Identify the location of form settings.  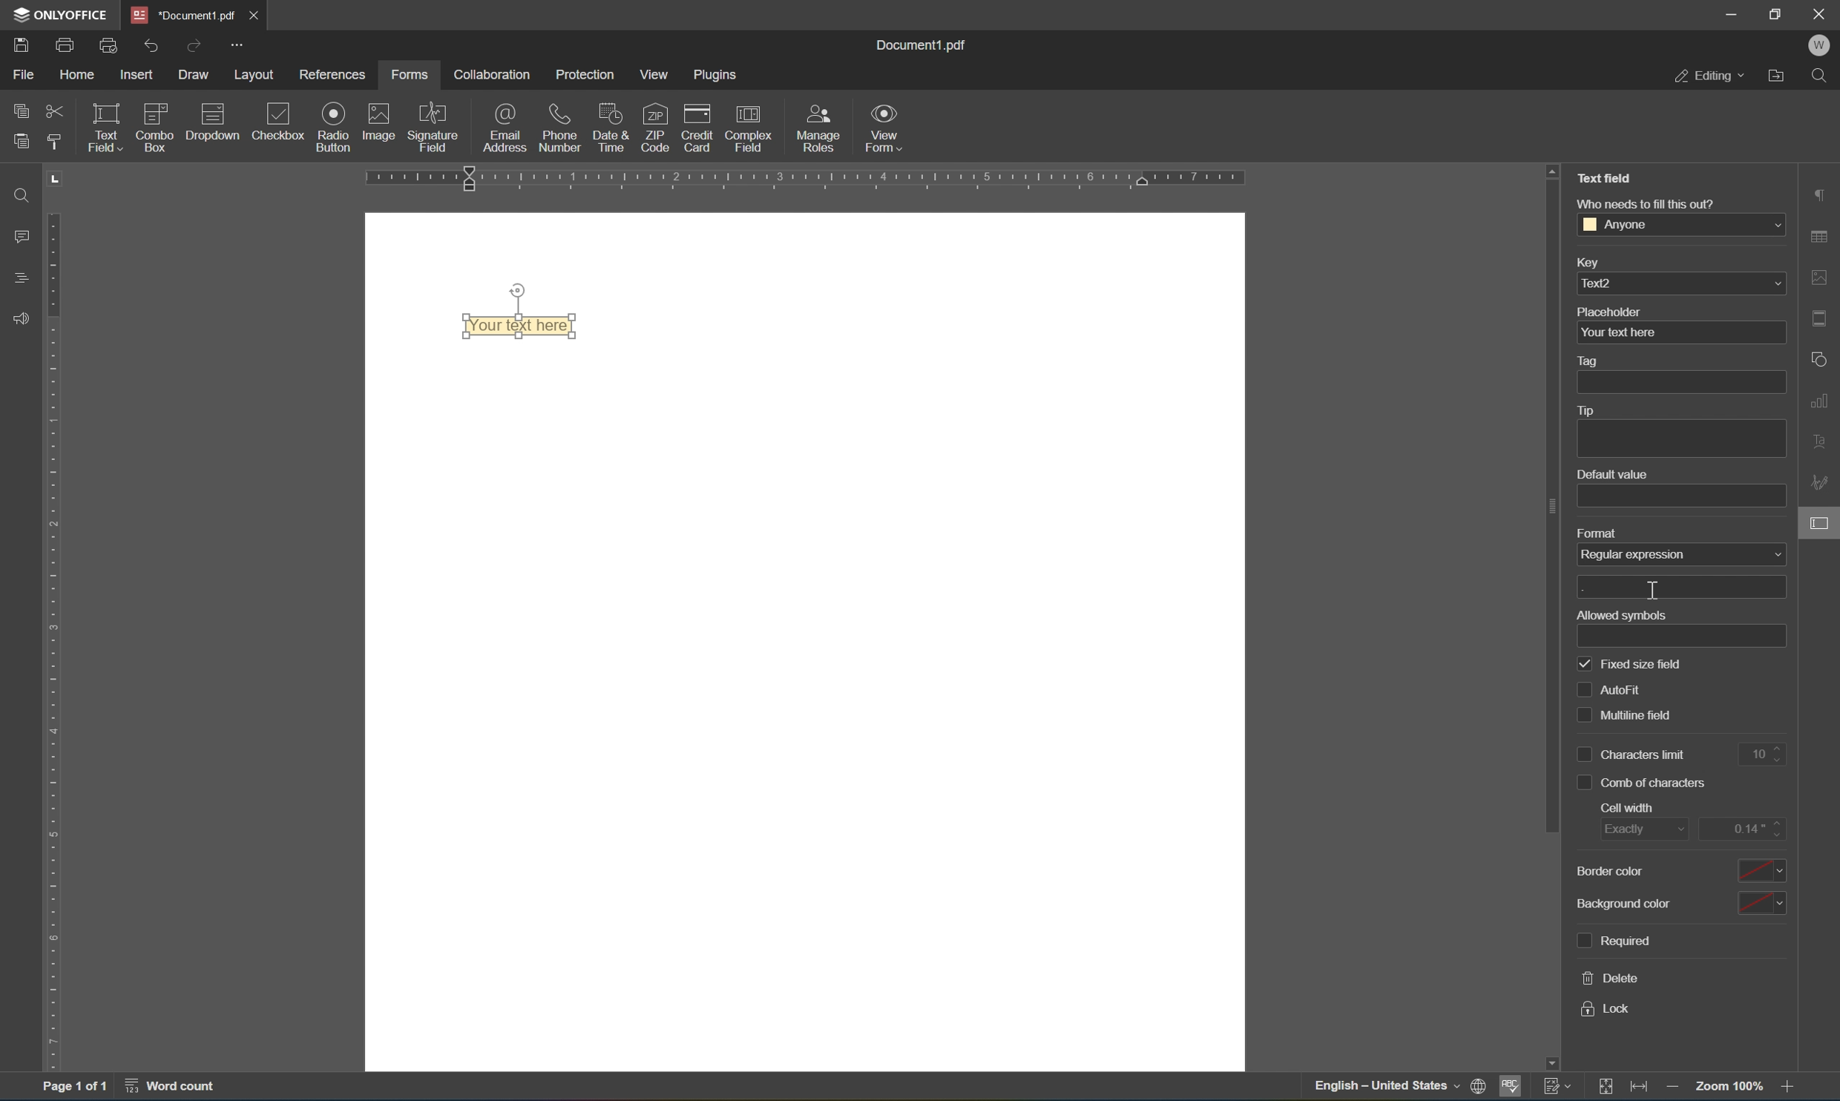
(1818, 522).